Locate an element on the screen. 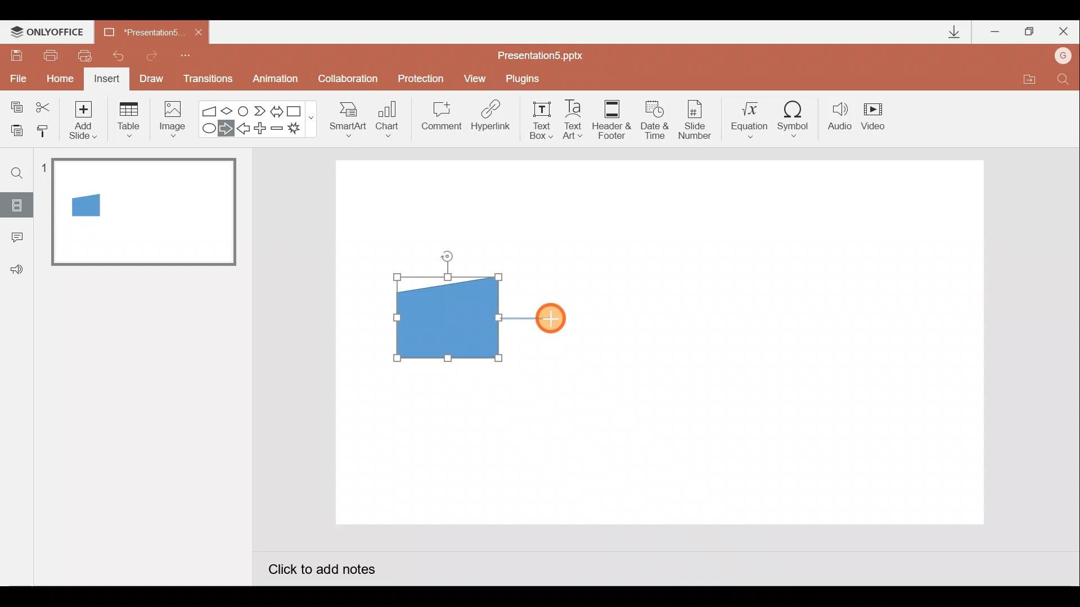  Video is located at coordinates (877, 117).